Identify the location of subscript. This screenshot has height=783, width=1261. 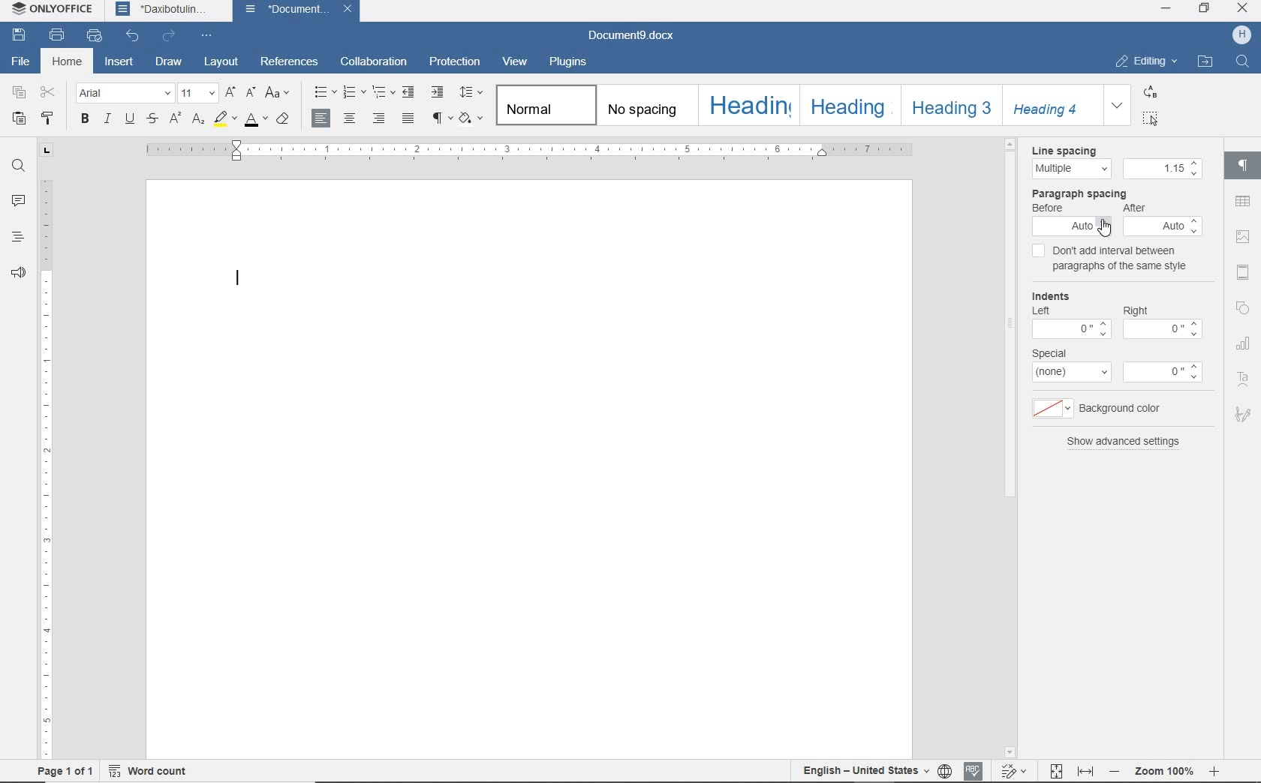
(199, 121).